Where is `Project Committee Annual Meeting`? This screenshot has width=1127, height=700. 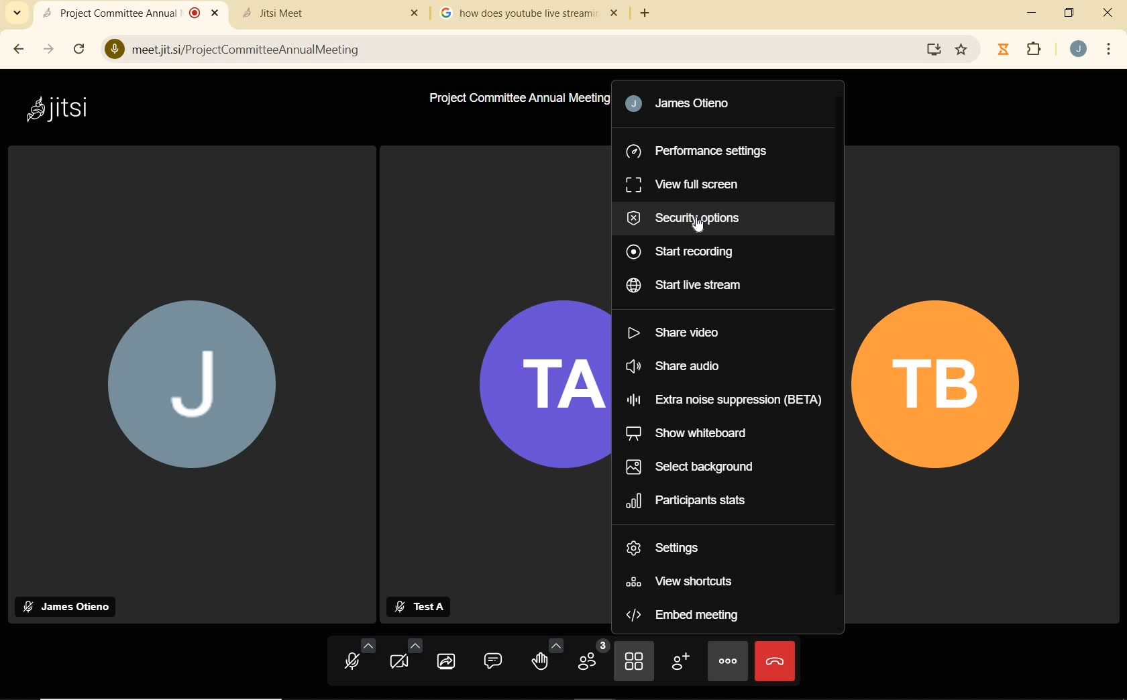
Project Committee Annual Meeting is located at coordinates (519, 99).